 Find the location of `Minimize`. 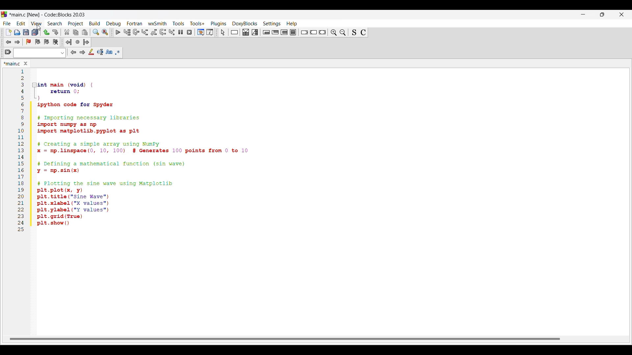

Minimize is located at coordinates (583, 14).